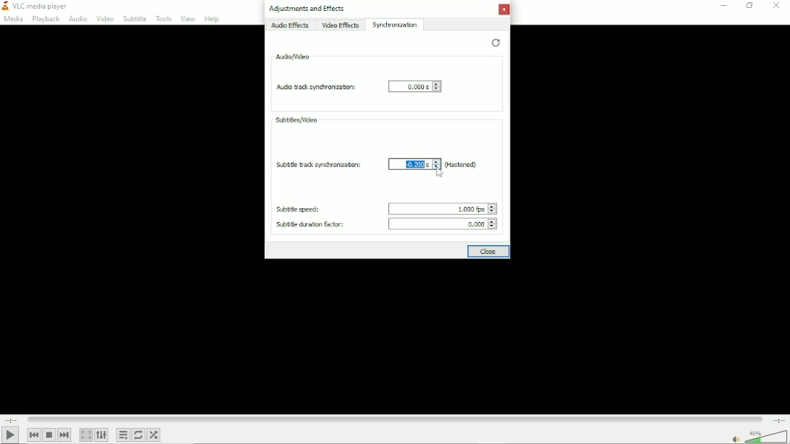 Image resolution: width=790 pixels, height=444 pixels. Describe the element at coordinates (441, 207) in the screenshot. I see `1.000 fps` at that location.